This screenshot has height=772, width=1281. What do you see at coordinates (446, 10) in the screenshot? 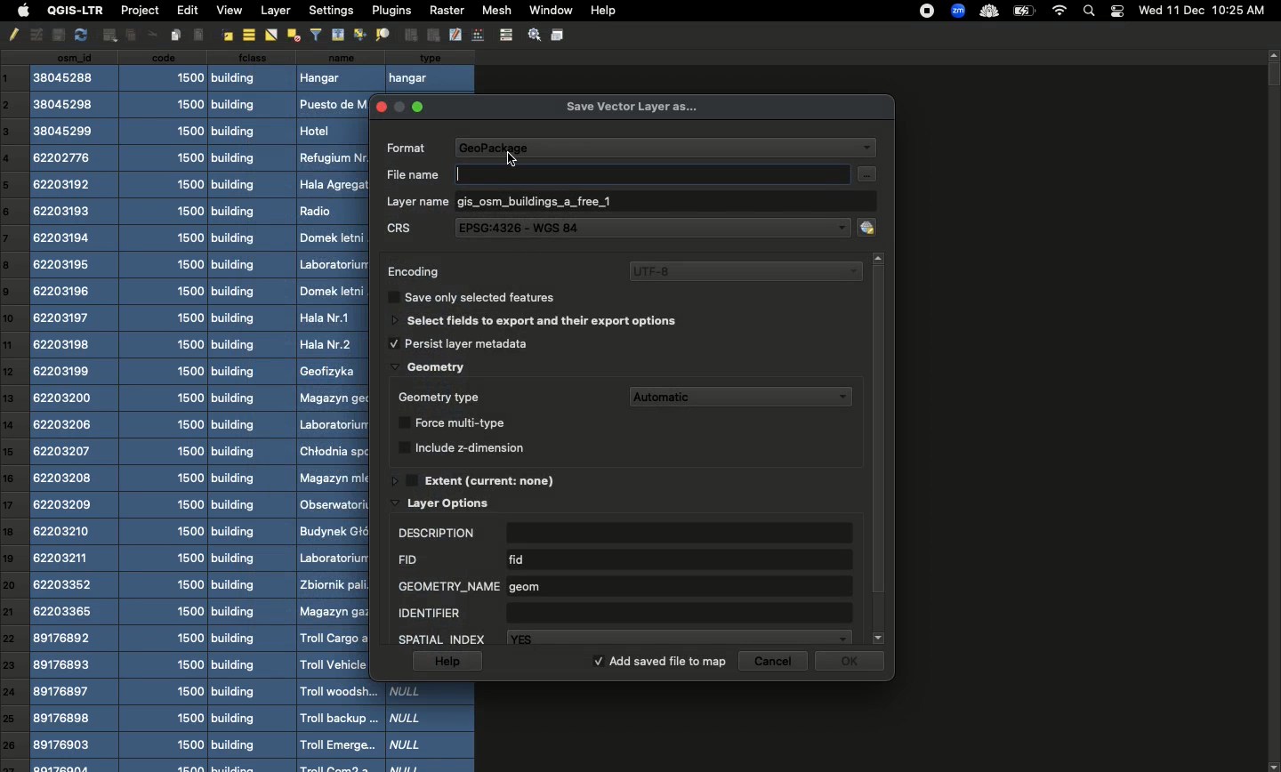
I see `Raster` at bounding box center [446, 10].